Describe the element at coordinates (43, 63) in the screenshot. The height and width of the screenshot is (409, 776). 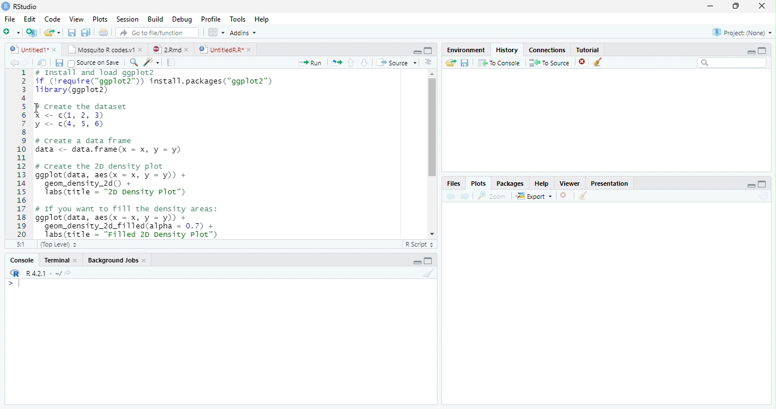
I see `show in window` at that location.